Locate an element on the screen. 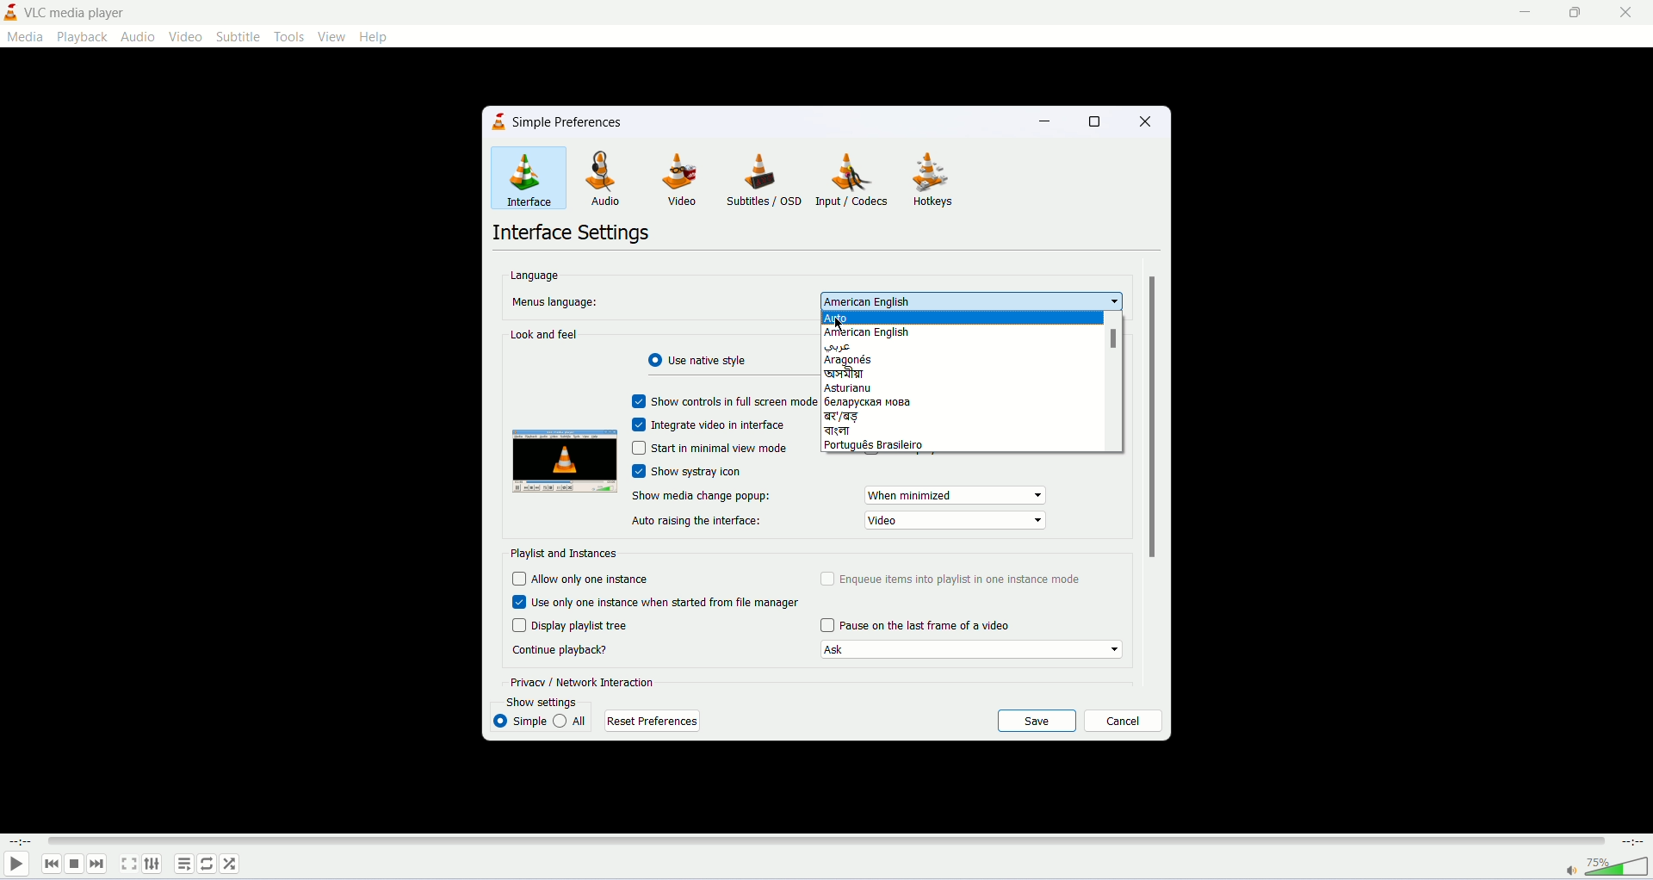  use only one instance When started from file manager is located at coordinates (657, 603).